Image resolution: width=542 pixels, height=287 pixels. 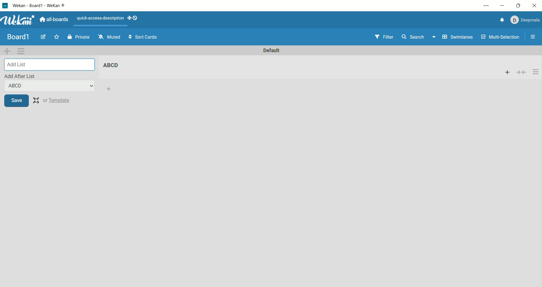 I want to click on private, so click(x=81, y=37).